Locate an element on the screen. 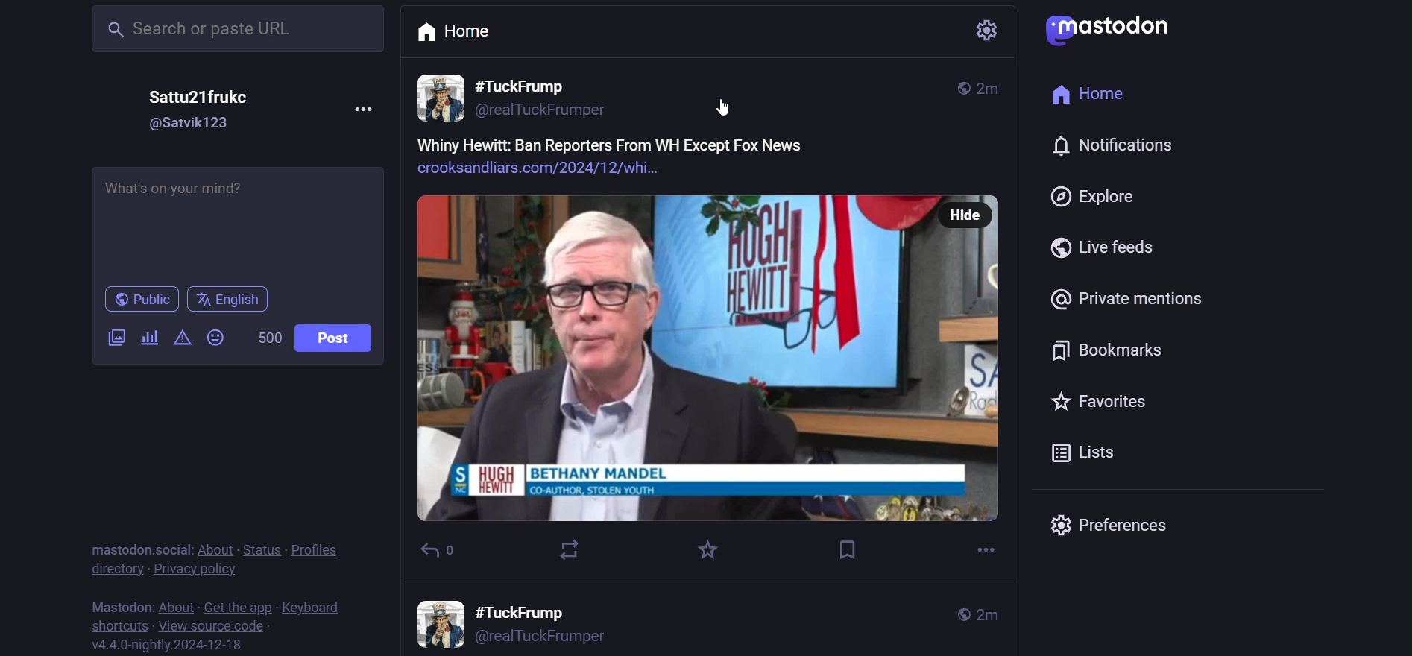 The image size is (1412, 656). privacy policy is located at coordinates (193, 570).